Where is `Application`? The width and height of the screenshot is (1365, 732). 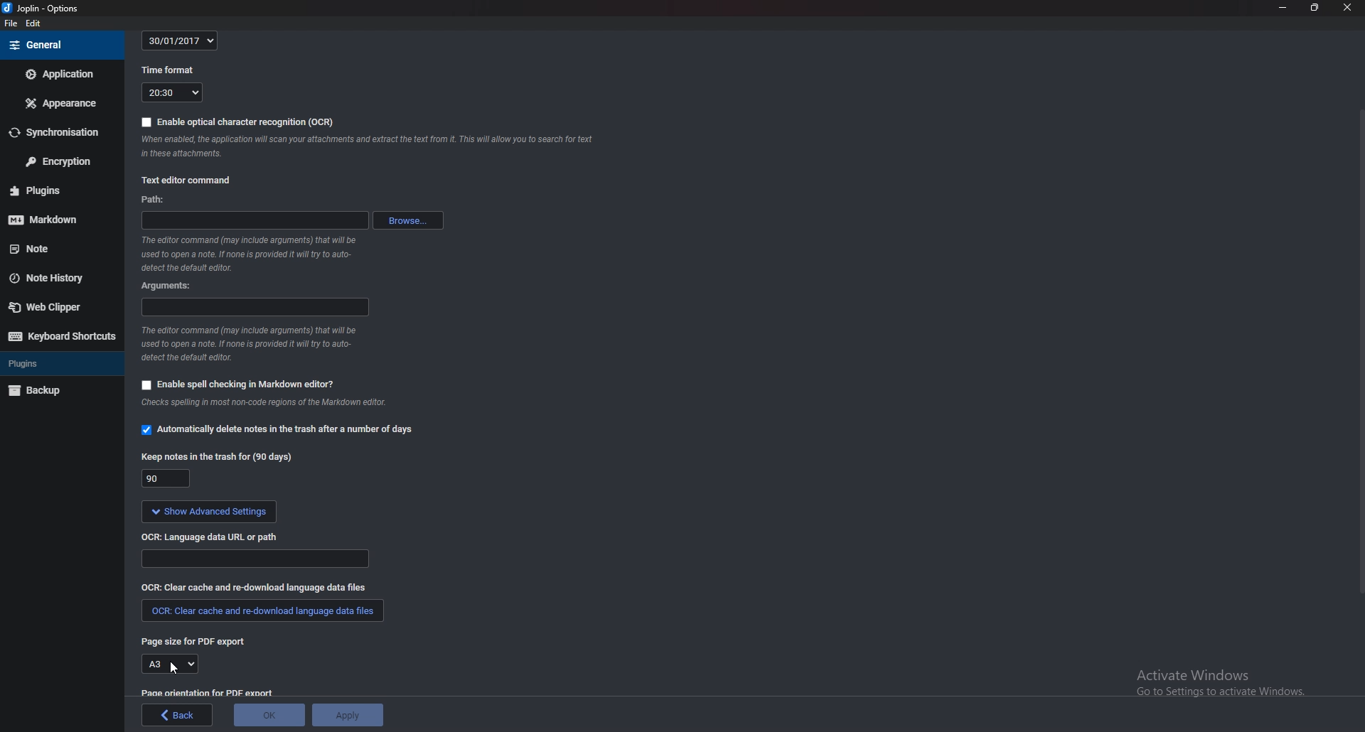
Application is located at coordinates (59, 75).